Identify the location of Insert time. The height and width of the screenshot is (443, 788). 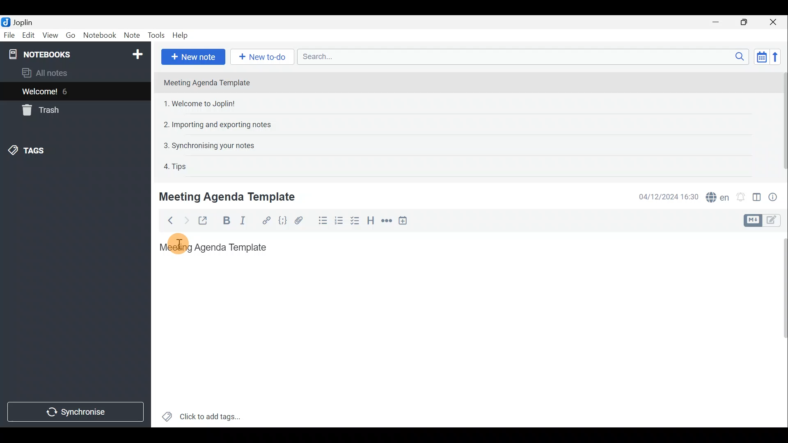
(405, 222).